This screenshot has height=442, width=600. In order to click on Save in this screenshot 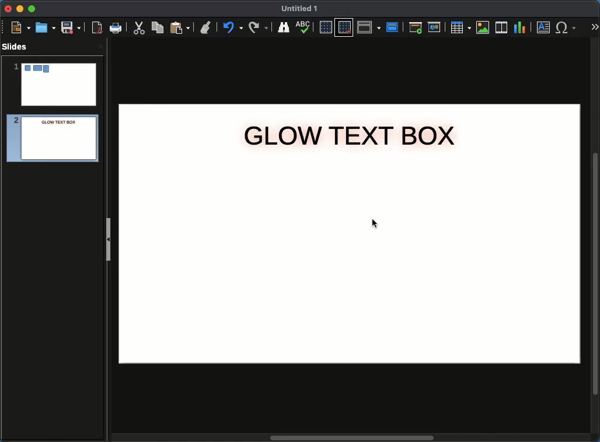, I will do `click(72, 27)`.